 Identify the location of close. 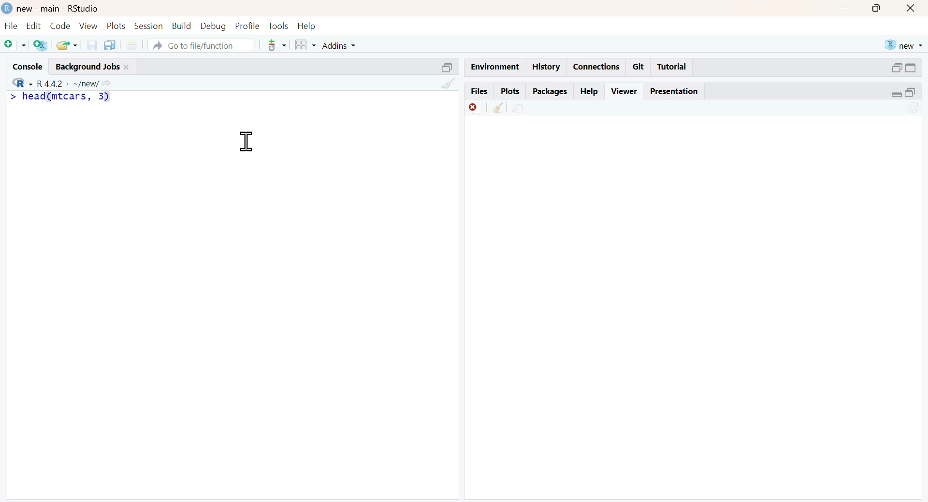
(913, 9).